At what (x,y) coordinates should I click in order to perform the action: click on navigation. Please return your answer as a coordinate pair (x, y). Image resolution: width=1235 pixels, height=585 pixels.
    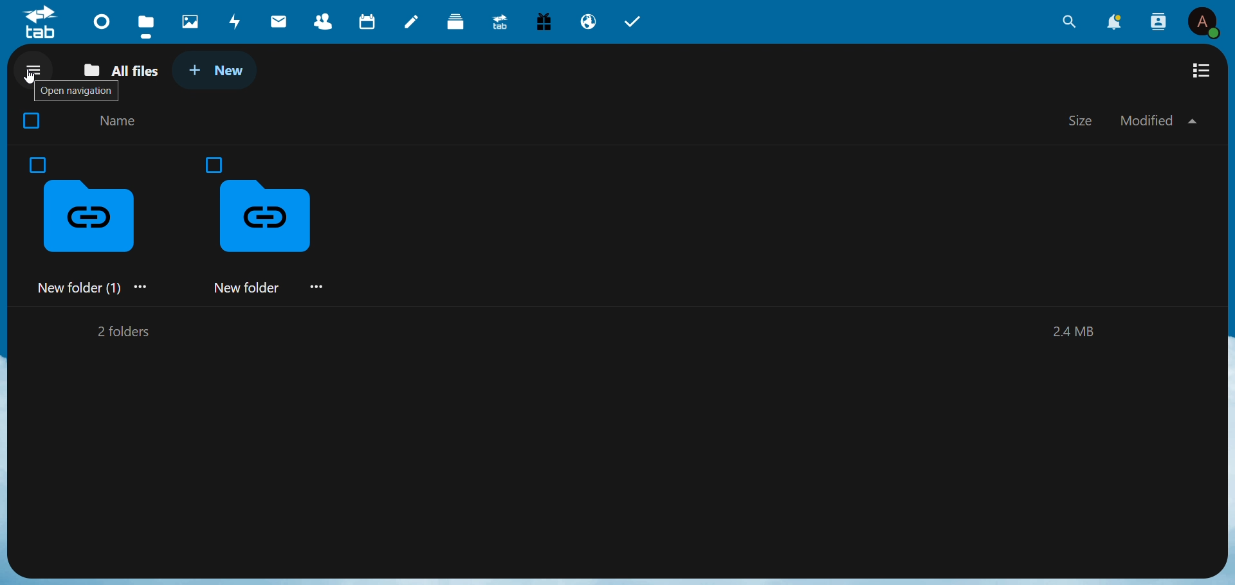
    Looking at the image, I should click on (34, 69).